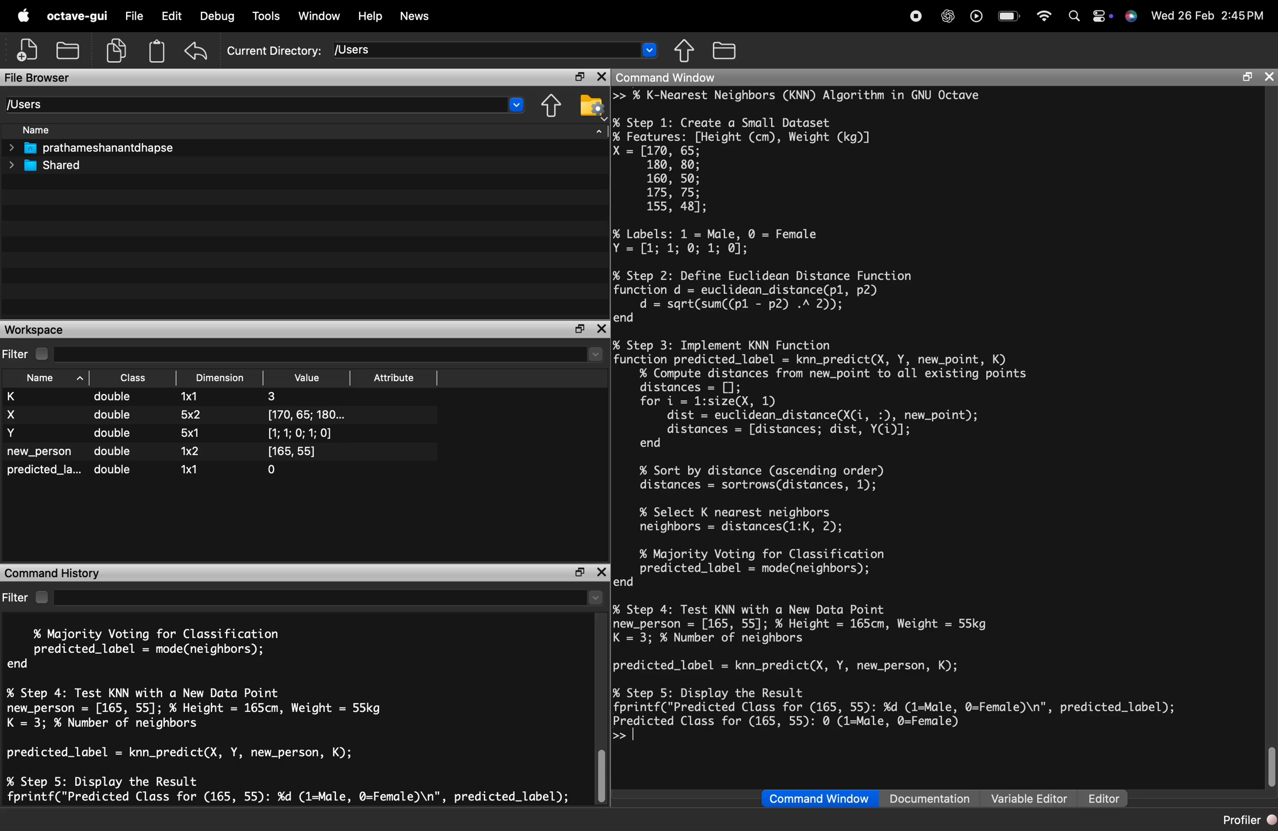  I want to click on % Select K nearest neighbors
neighbors = distances(1:K, 2);
% Majority Voting for Classification]
¢ predicted_label = mode(neighbors);
lend
% Step 4: Test KNN with a New Data Point]
hew_person = [165, 55]; % Height = 165cm, Weight = 55kg
K = 3; % Number of neighbors]
predicted_label = knn_predict(X, Y, new_person, K);
% Step 5: Display the Result
fprintf("Predicted Class for (165, 55): %d (1=Male, @=Female)\n", predicted_label);, so click(928, 609).